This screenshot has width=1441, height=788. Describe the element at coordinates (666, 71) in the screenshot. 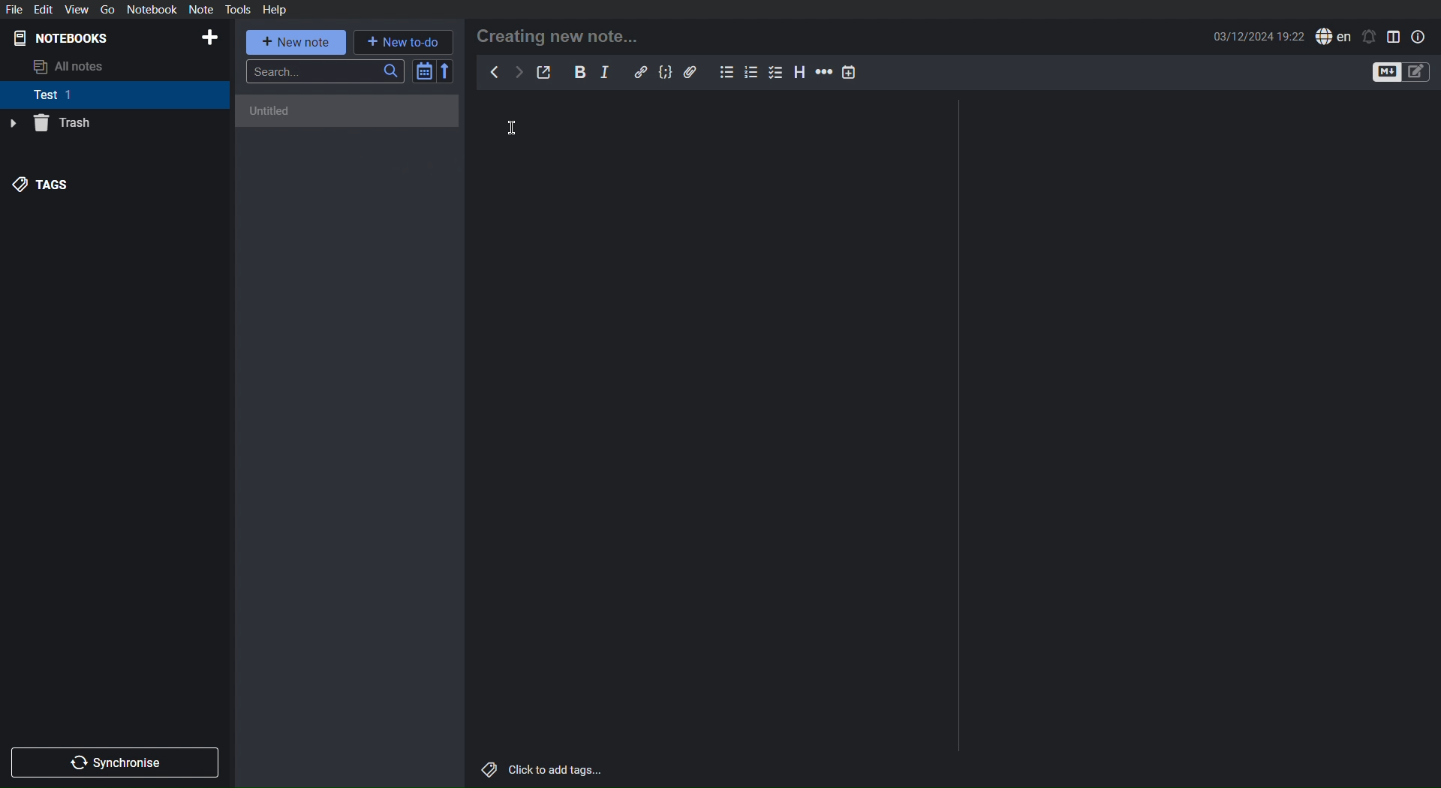

I see `Code` at that location.